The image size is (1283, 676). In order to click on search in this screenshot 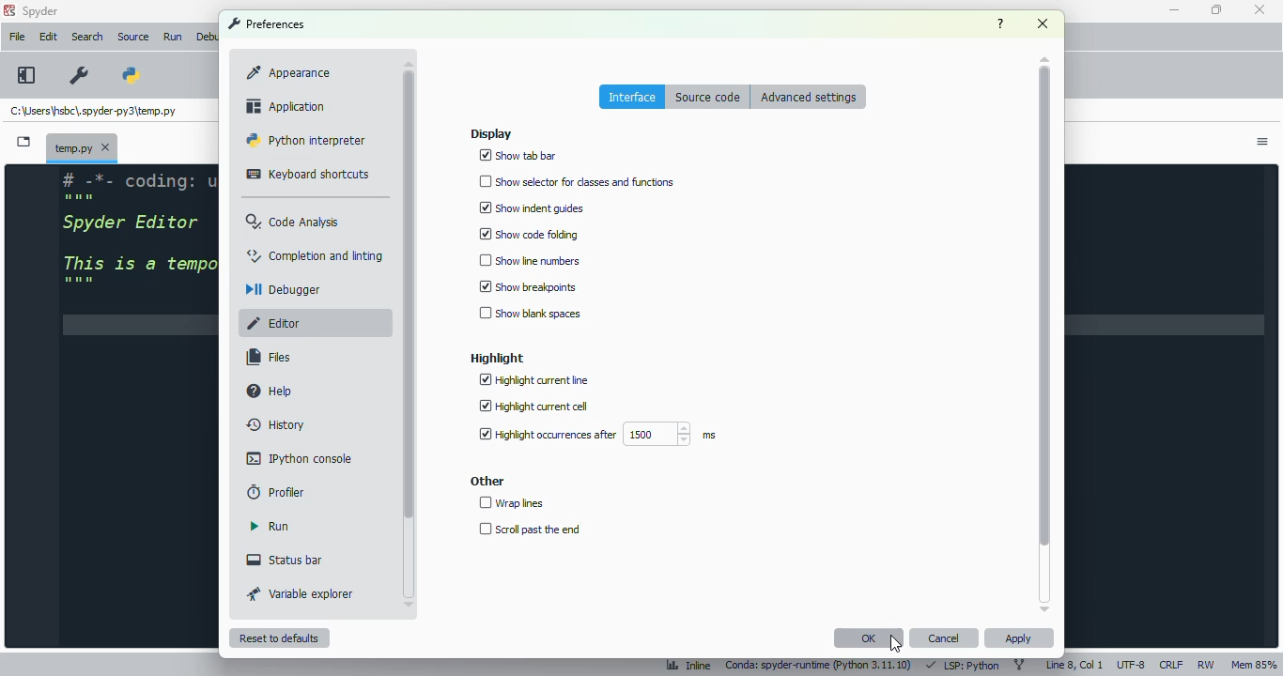, I will do `click(87, 37)`.